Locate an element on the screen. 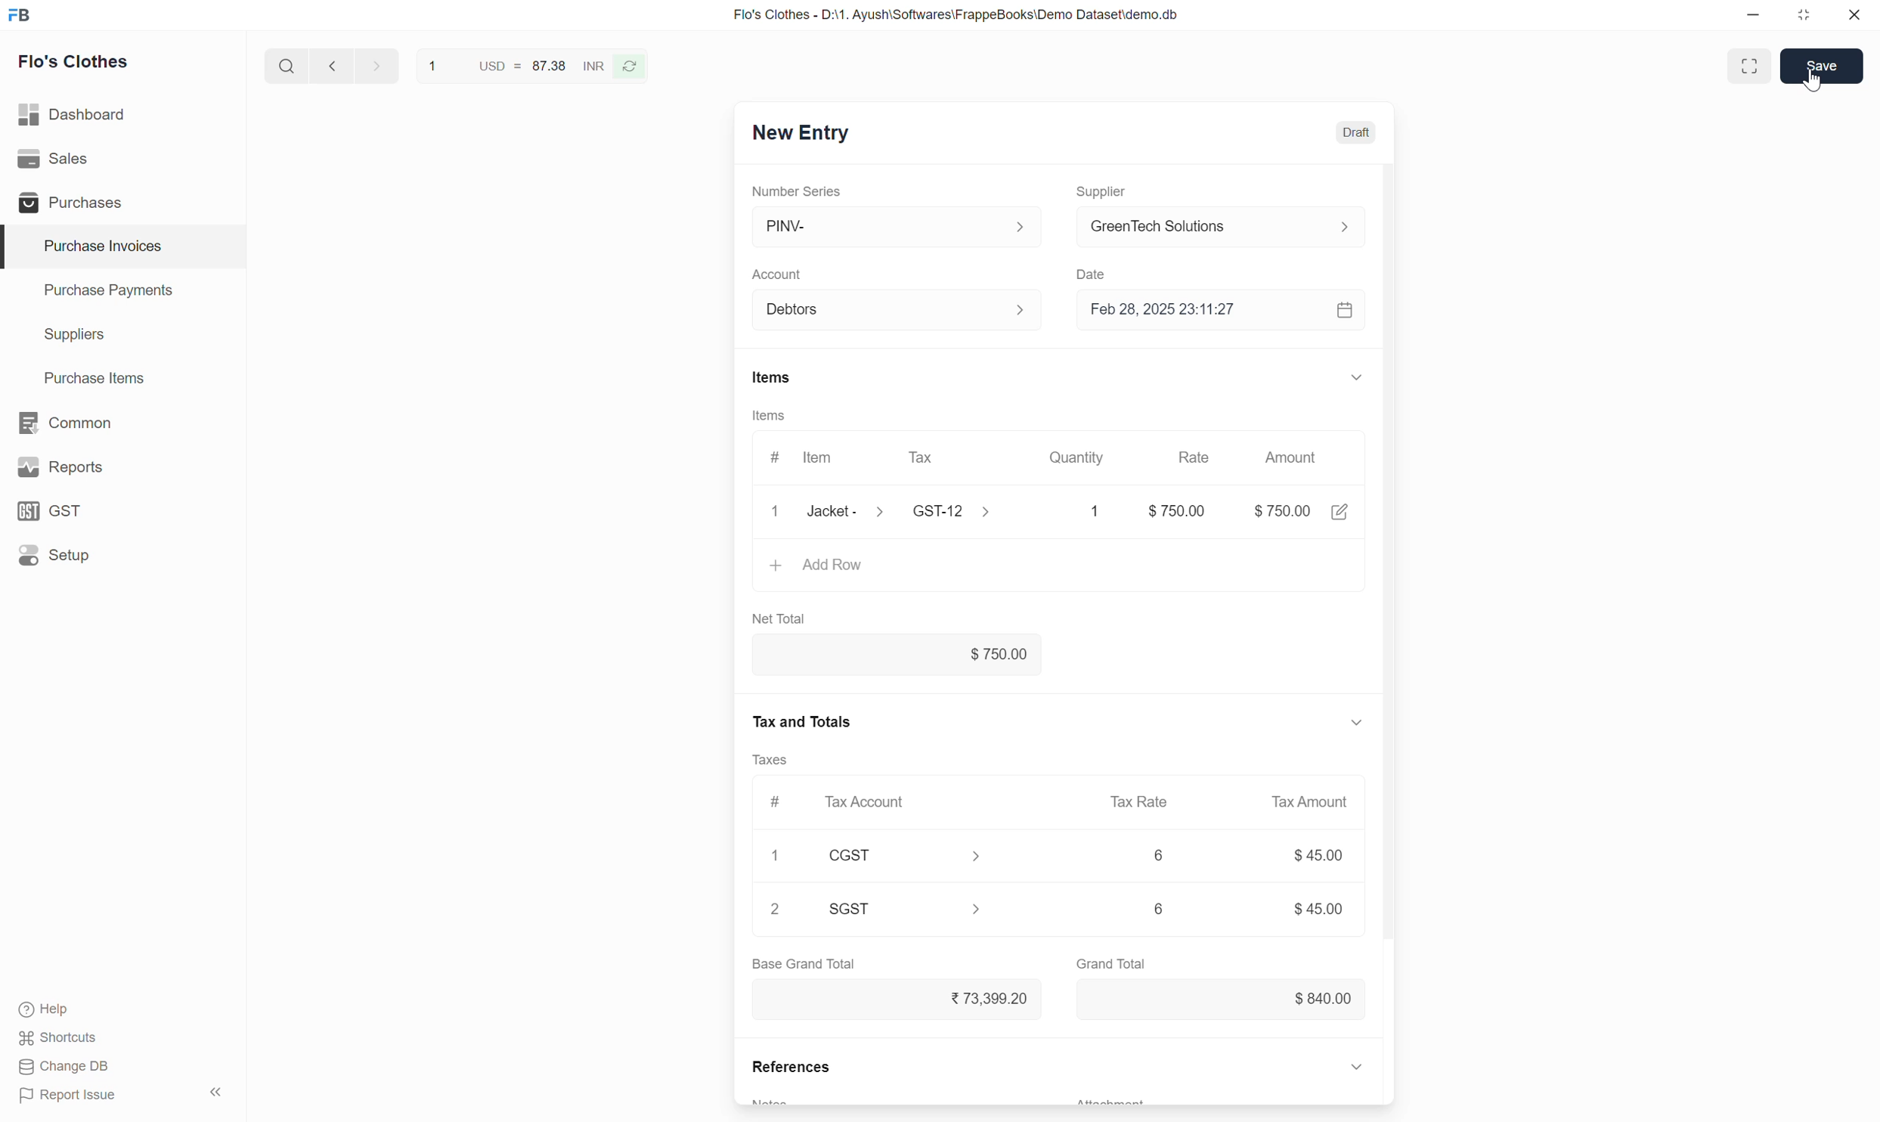 The width and height of the screenshot is (1880, 1122). Amount is located at coordinates (1294, 457).